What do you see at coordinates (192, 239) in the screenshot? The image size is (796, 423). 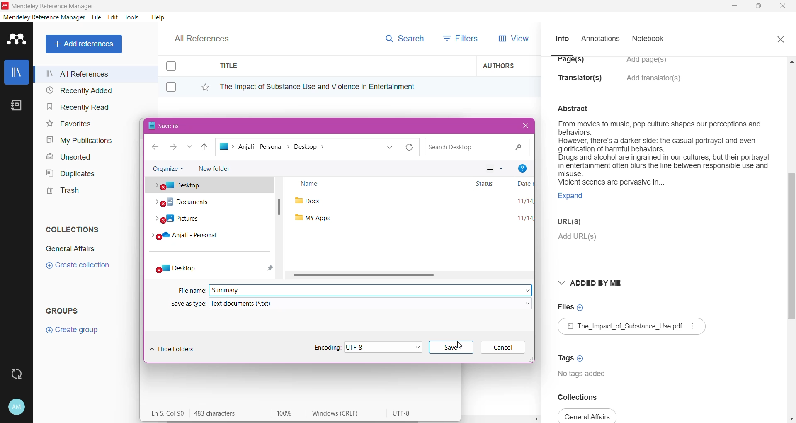 I see `Cloud folder` at bounding box center [192, 239].